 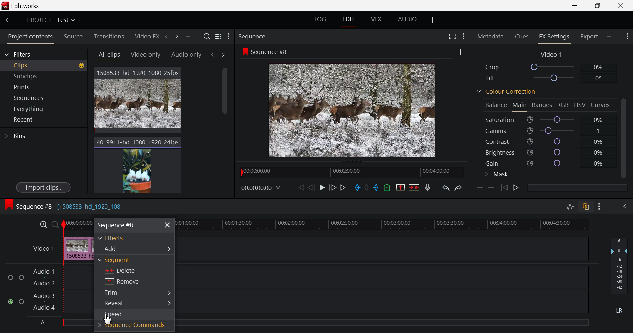 I want to click on Sequences, so click(x=47, y=98).